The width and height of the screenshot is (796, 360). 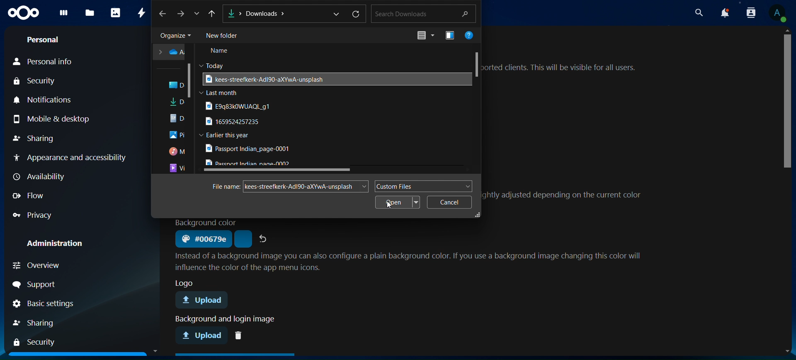 I want to click on scroll bar, so click(x=477, y=64).